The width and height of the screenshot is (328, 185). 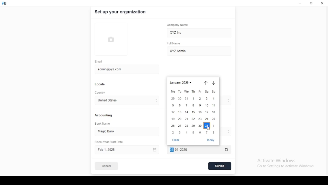 I want to click on 25, so click(x=214, y=119).